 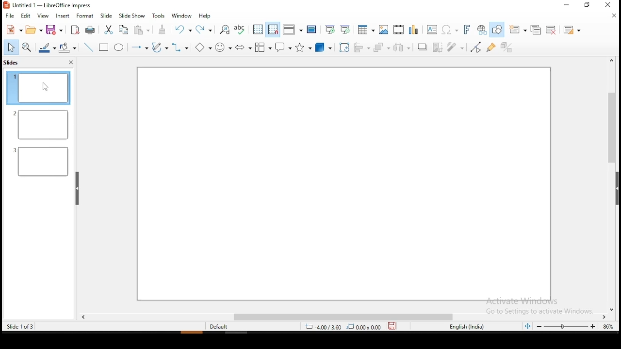 What do you see at coordinates (398, 29) in the screenshot?
I see `insert video` at bounding box center [398, 29].